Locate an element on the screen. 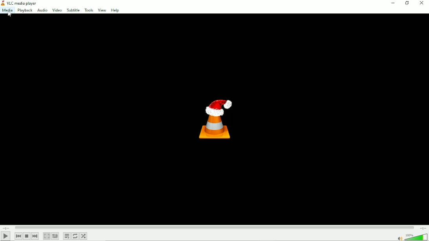  Next is located at coordinates (35, 236).